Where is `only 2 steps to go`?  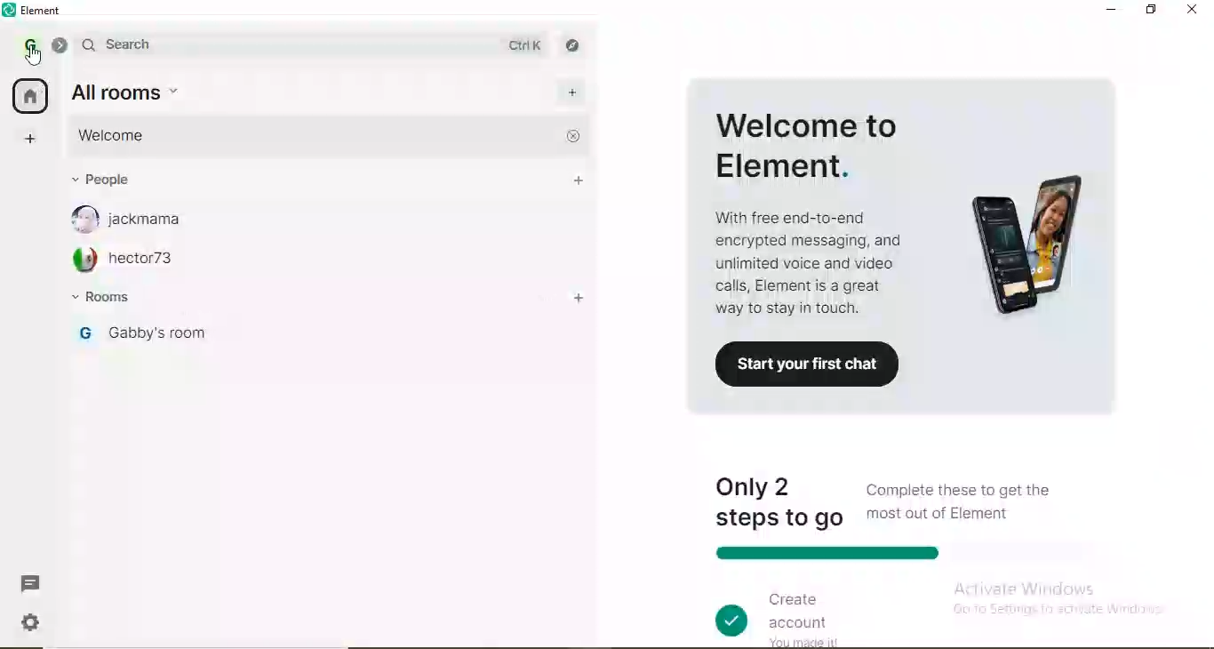
only 2 steps to go is located at coordinates (906, 517).